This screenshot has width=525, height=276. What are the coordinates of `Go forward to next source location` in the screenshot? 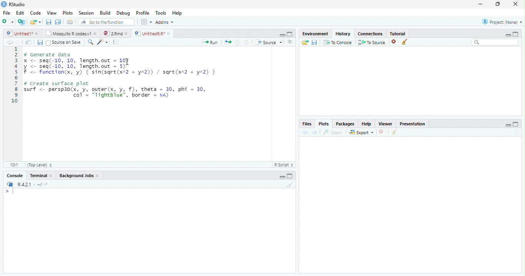 It's located at (17, 43).